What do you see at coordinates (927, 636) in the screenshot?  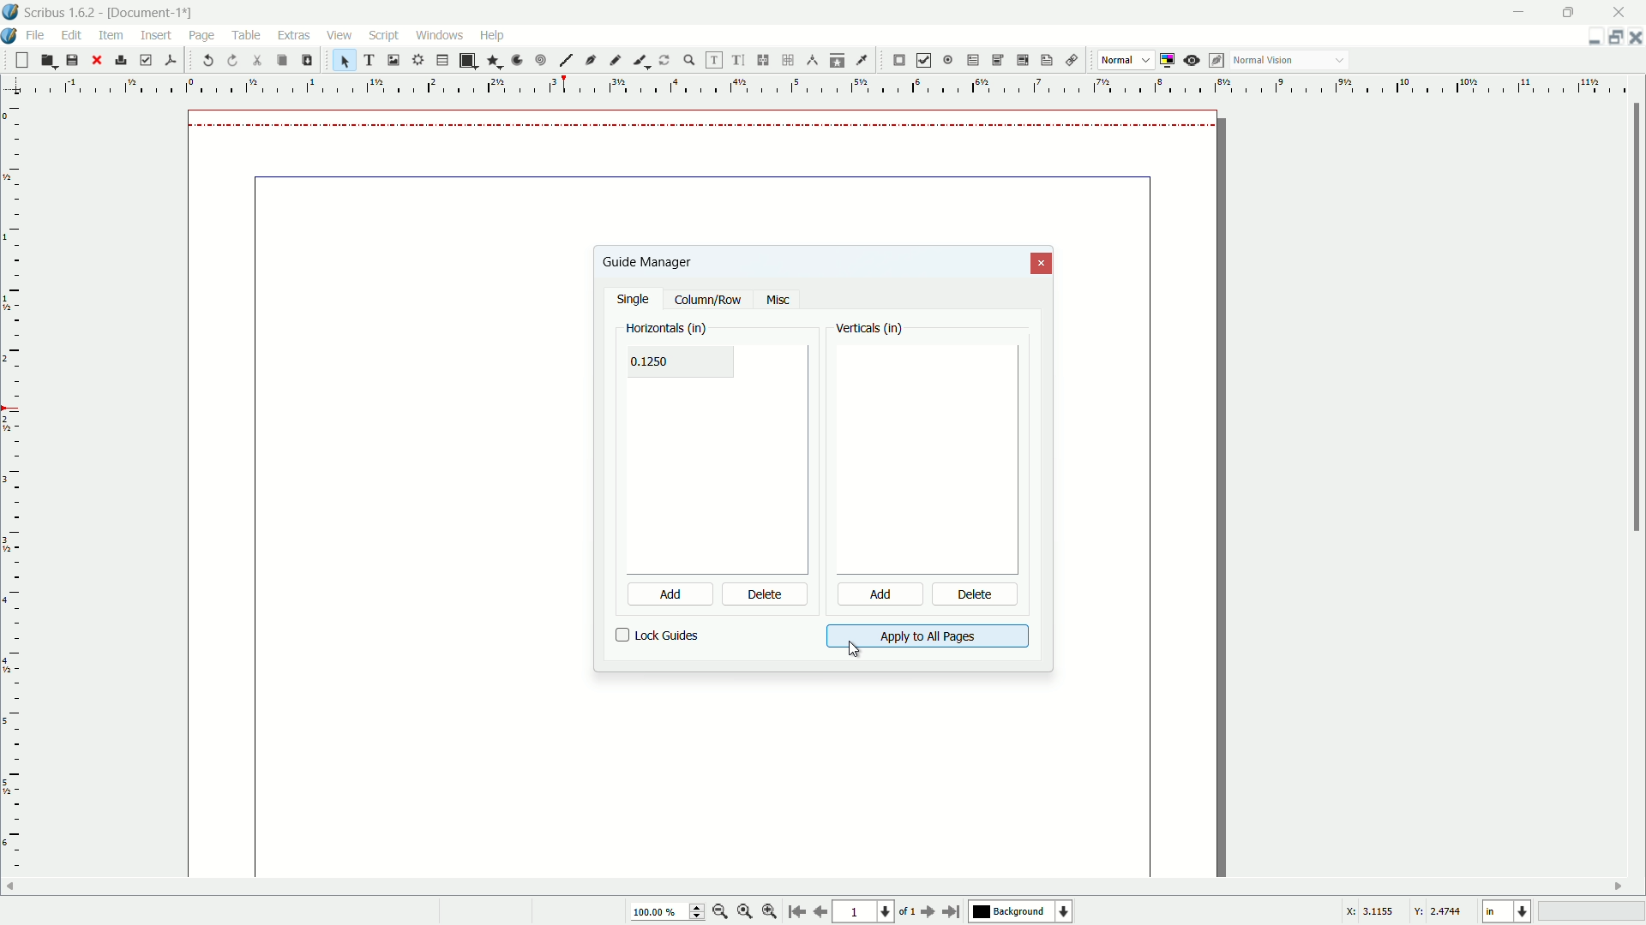 I see `apply to all pages` at bounding box center [927, 636].